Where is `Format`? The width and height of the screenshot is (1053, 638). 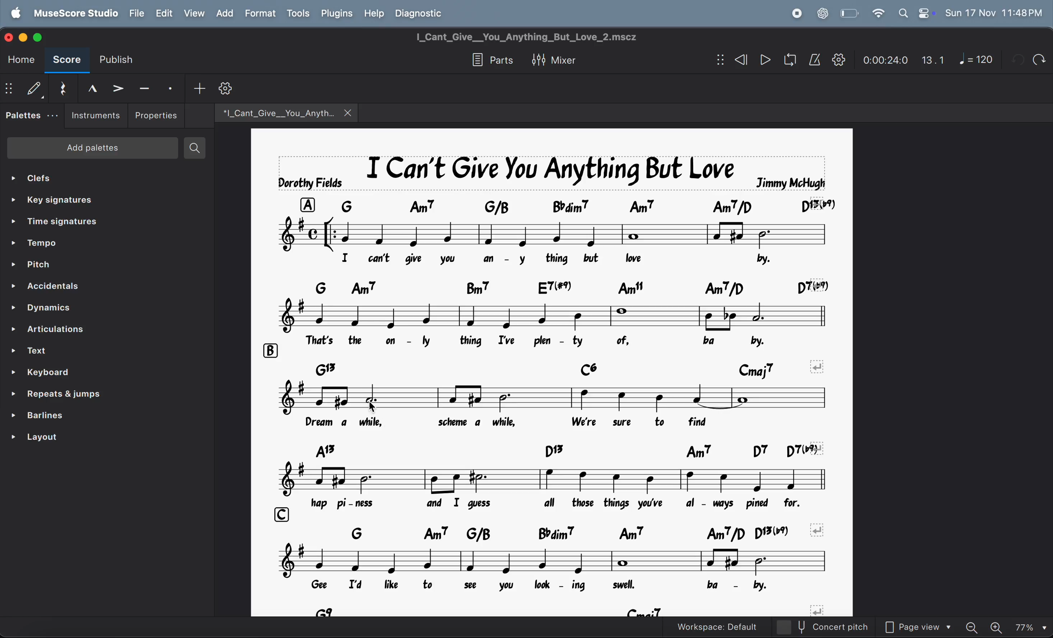 Format is located at coordinates (262, 12).